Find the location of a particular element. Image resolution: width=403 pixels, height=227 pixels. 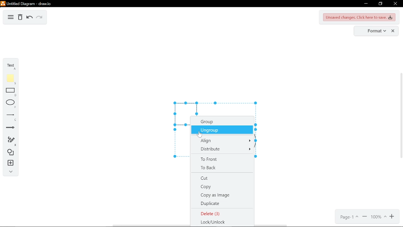

note is located at coordinates (10, 79).